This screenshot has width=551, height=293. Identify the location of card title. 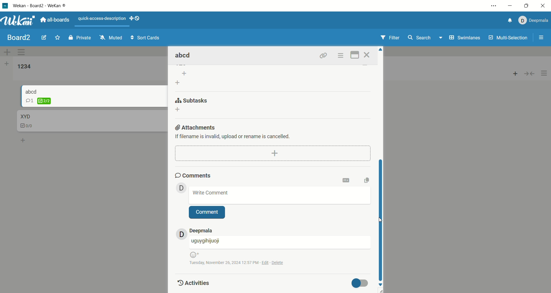
(32, 91).